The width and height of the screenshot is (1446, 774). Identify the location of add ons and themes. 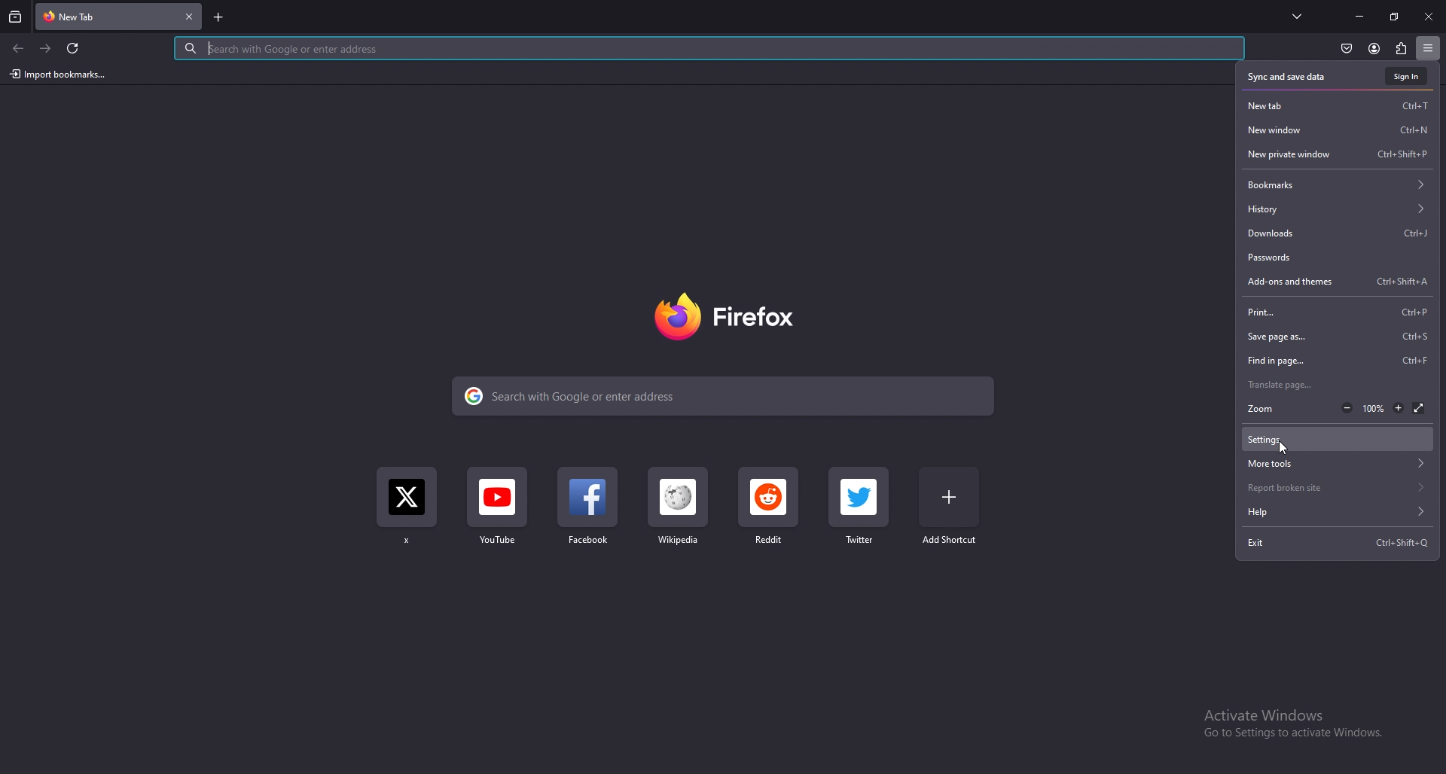
(1341, 282).